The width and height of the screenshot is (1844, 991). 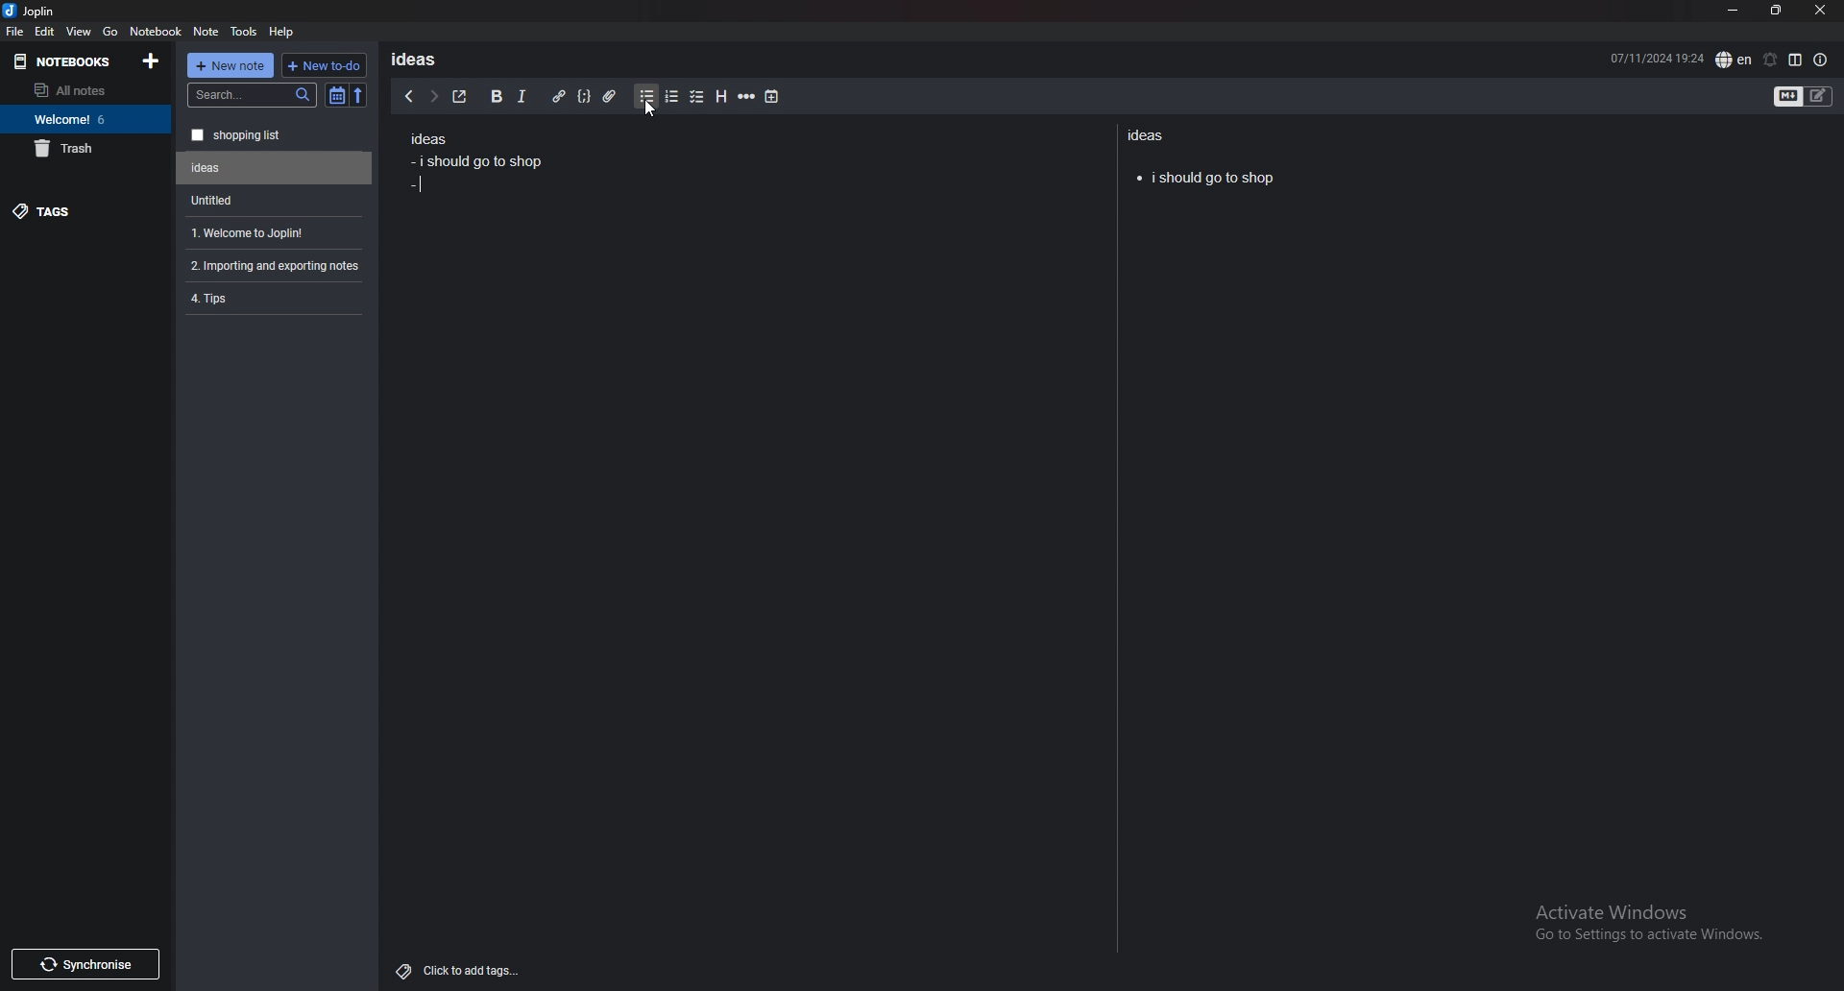 I want to click on shopping list, so click(x=275, y=135).